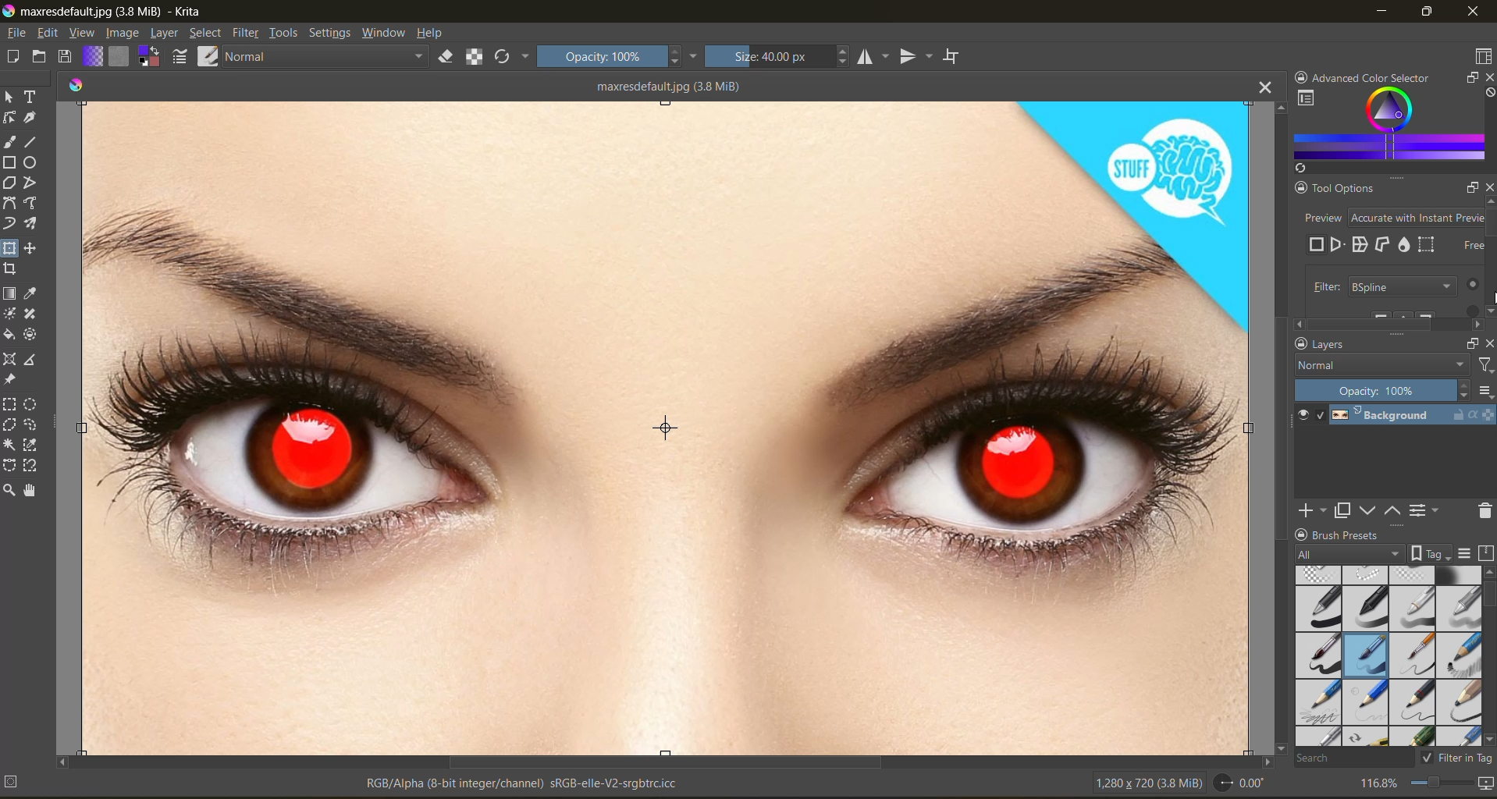 This screenshot has width=1497, height=799. Describe the element at coordinates (34, 201) in the screenshot. I see `tool` at that location.